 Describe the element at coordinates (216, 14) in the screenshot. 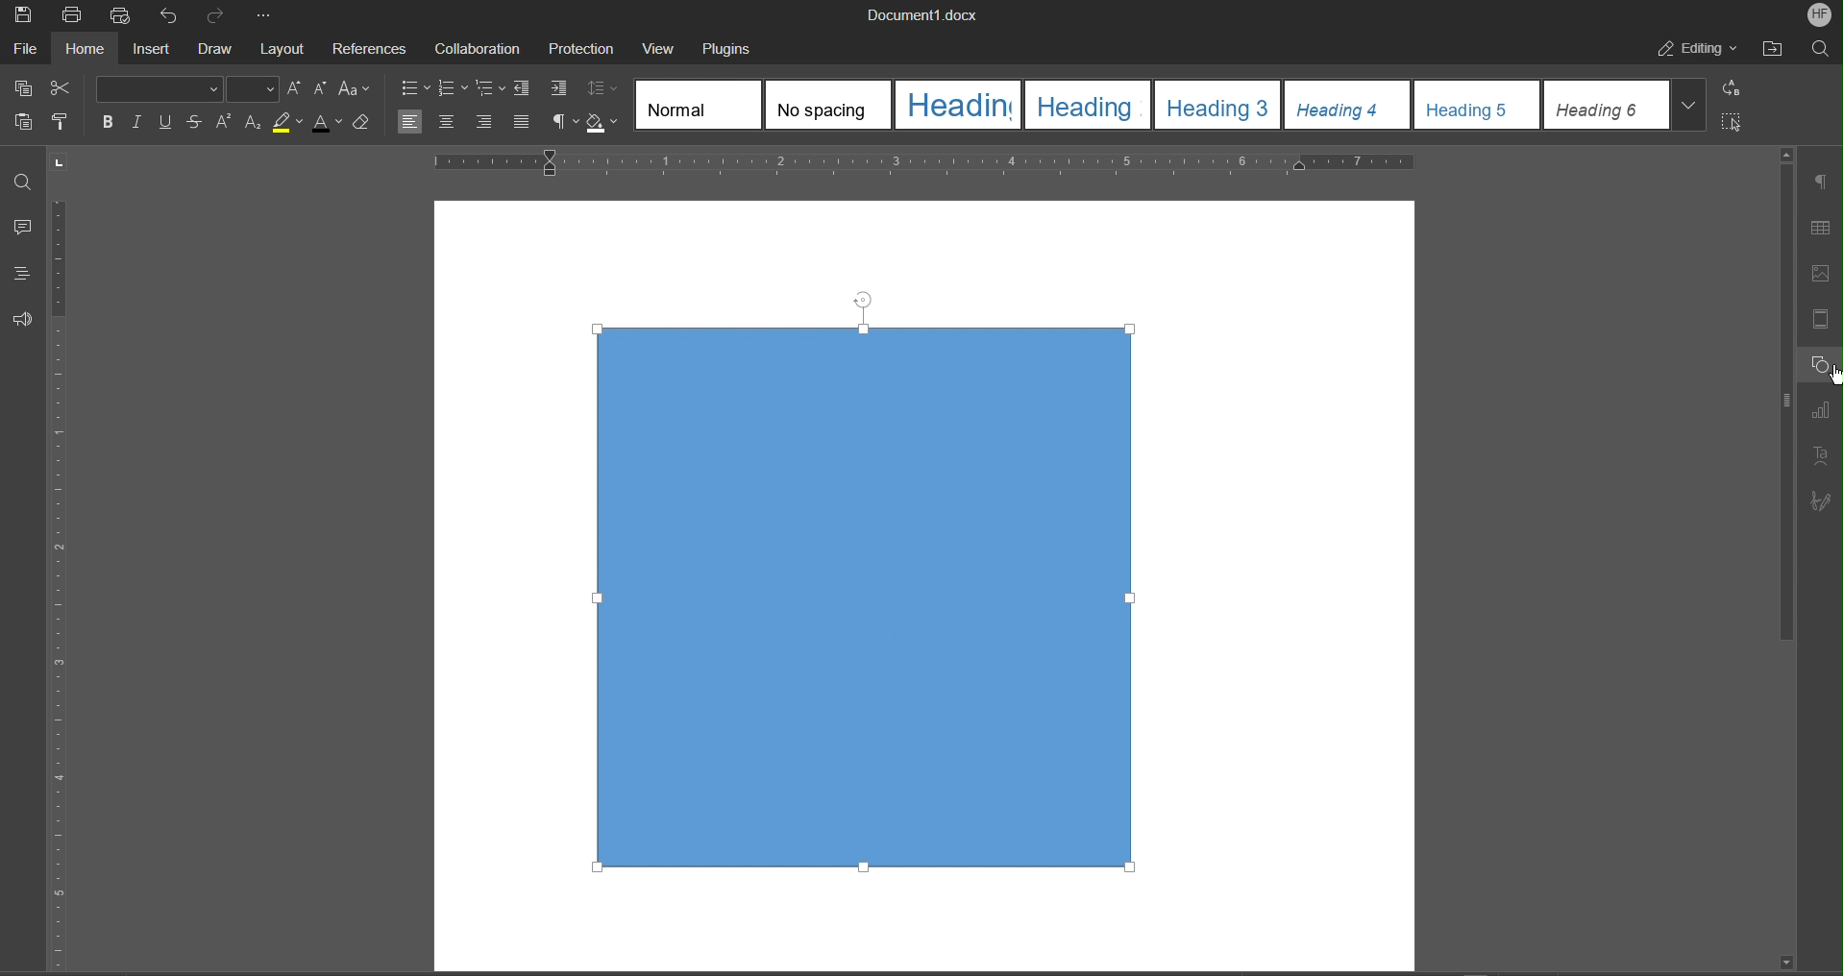

I see `Redo` at that location.